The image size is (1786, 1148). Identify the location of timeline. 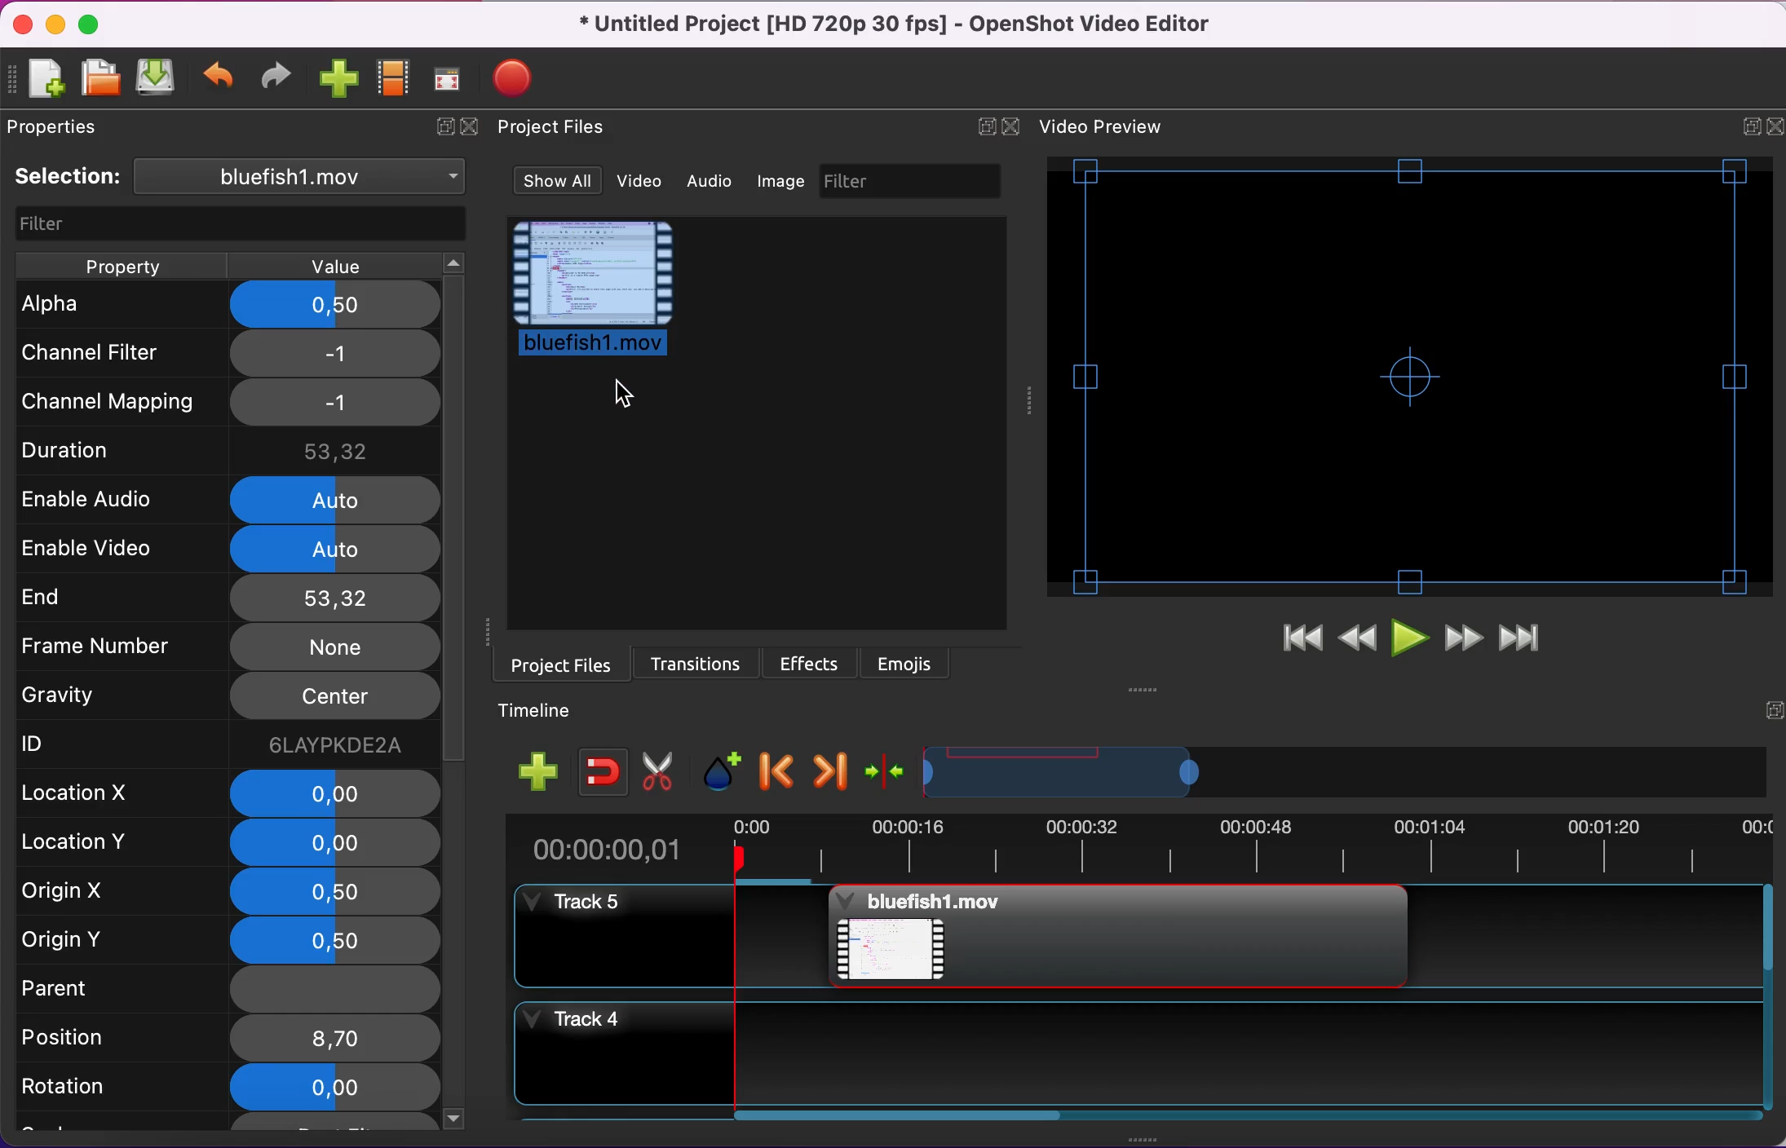
(1062, 775).